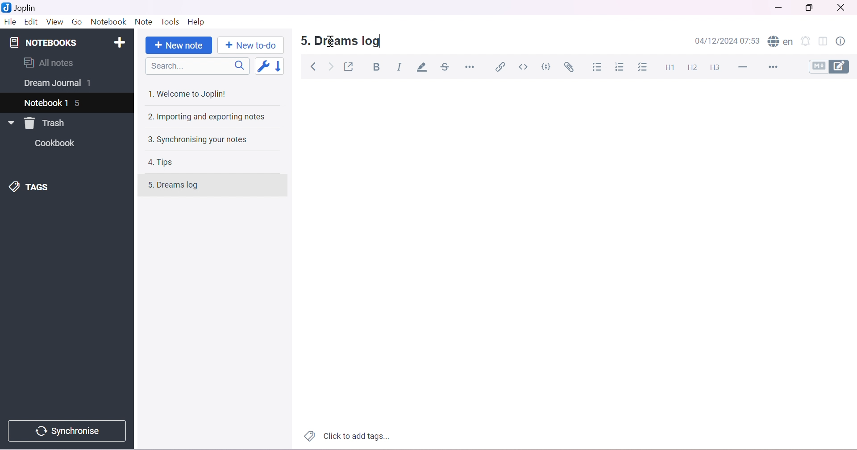 The height and width of the screenshot is (450, 857). Describe the element at coordinates (400, 66) in the screenshot. I see `Italic` at that location.